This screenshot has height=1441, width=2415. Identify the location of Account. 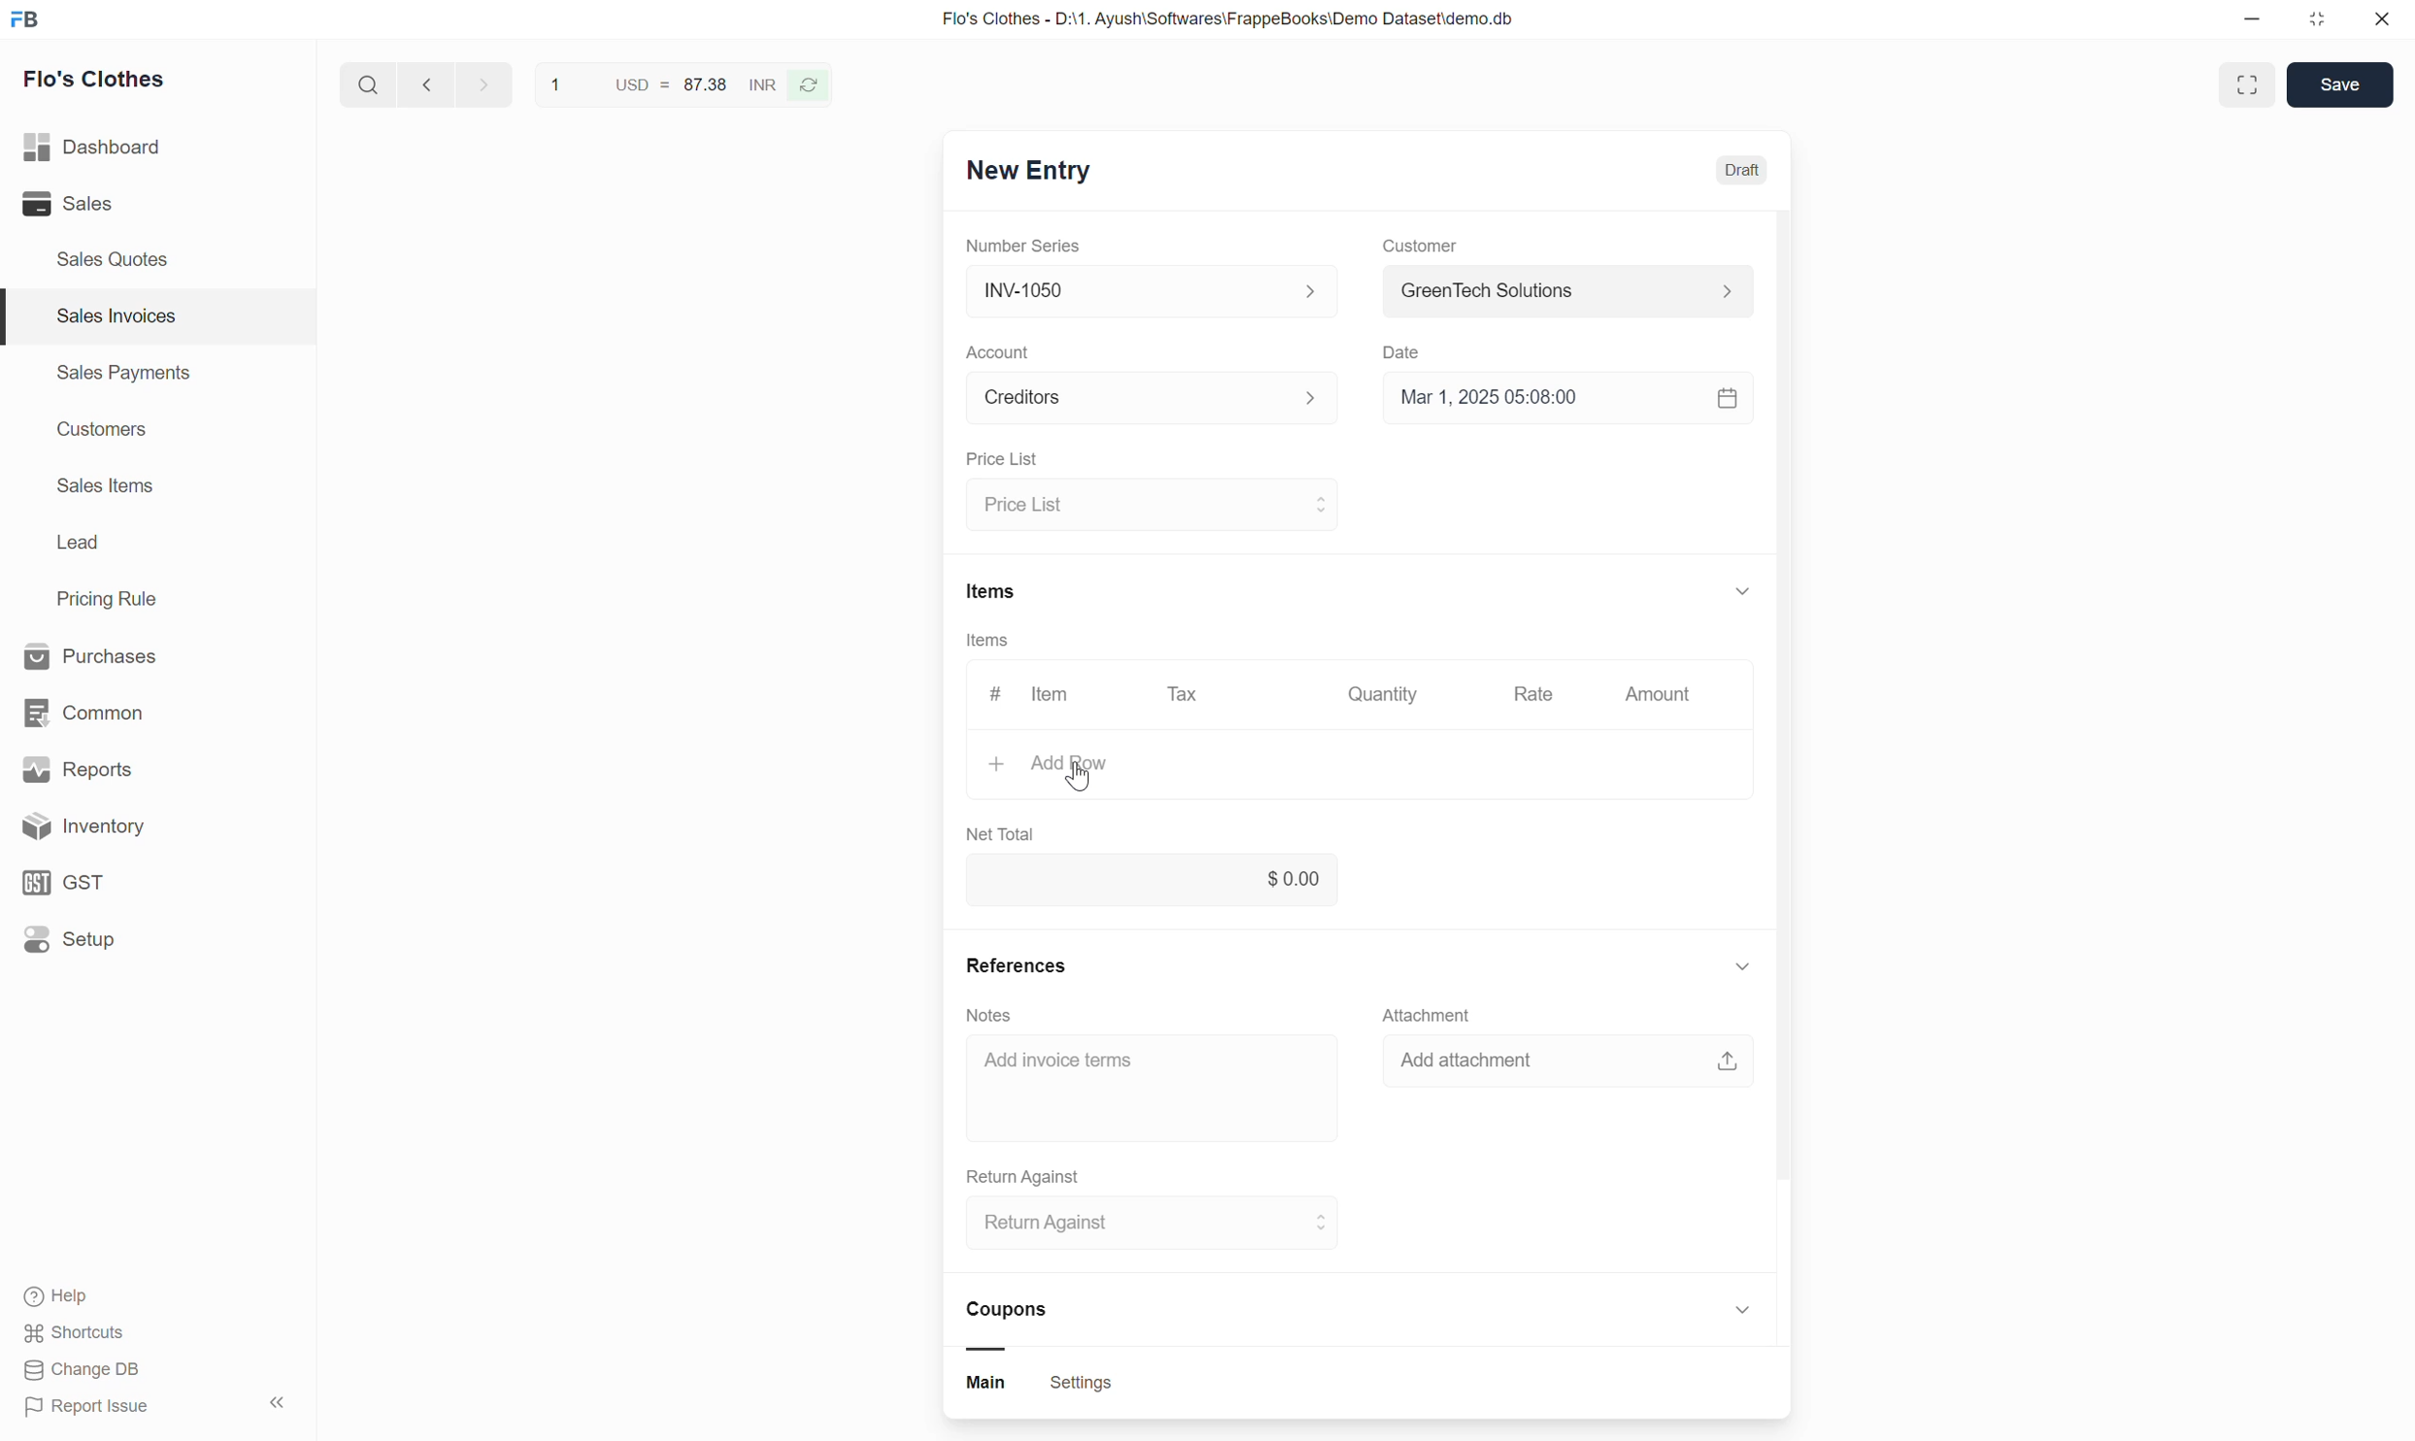
(1001, 352).